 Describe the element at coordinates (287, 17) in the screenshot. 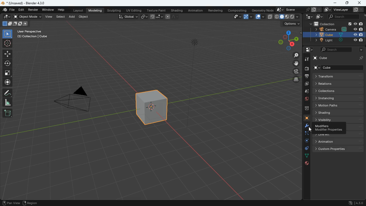

I see `type` at that location.